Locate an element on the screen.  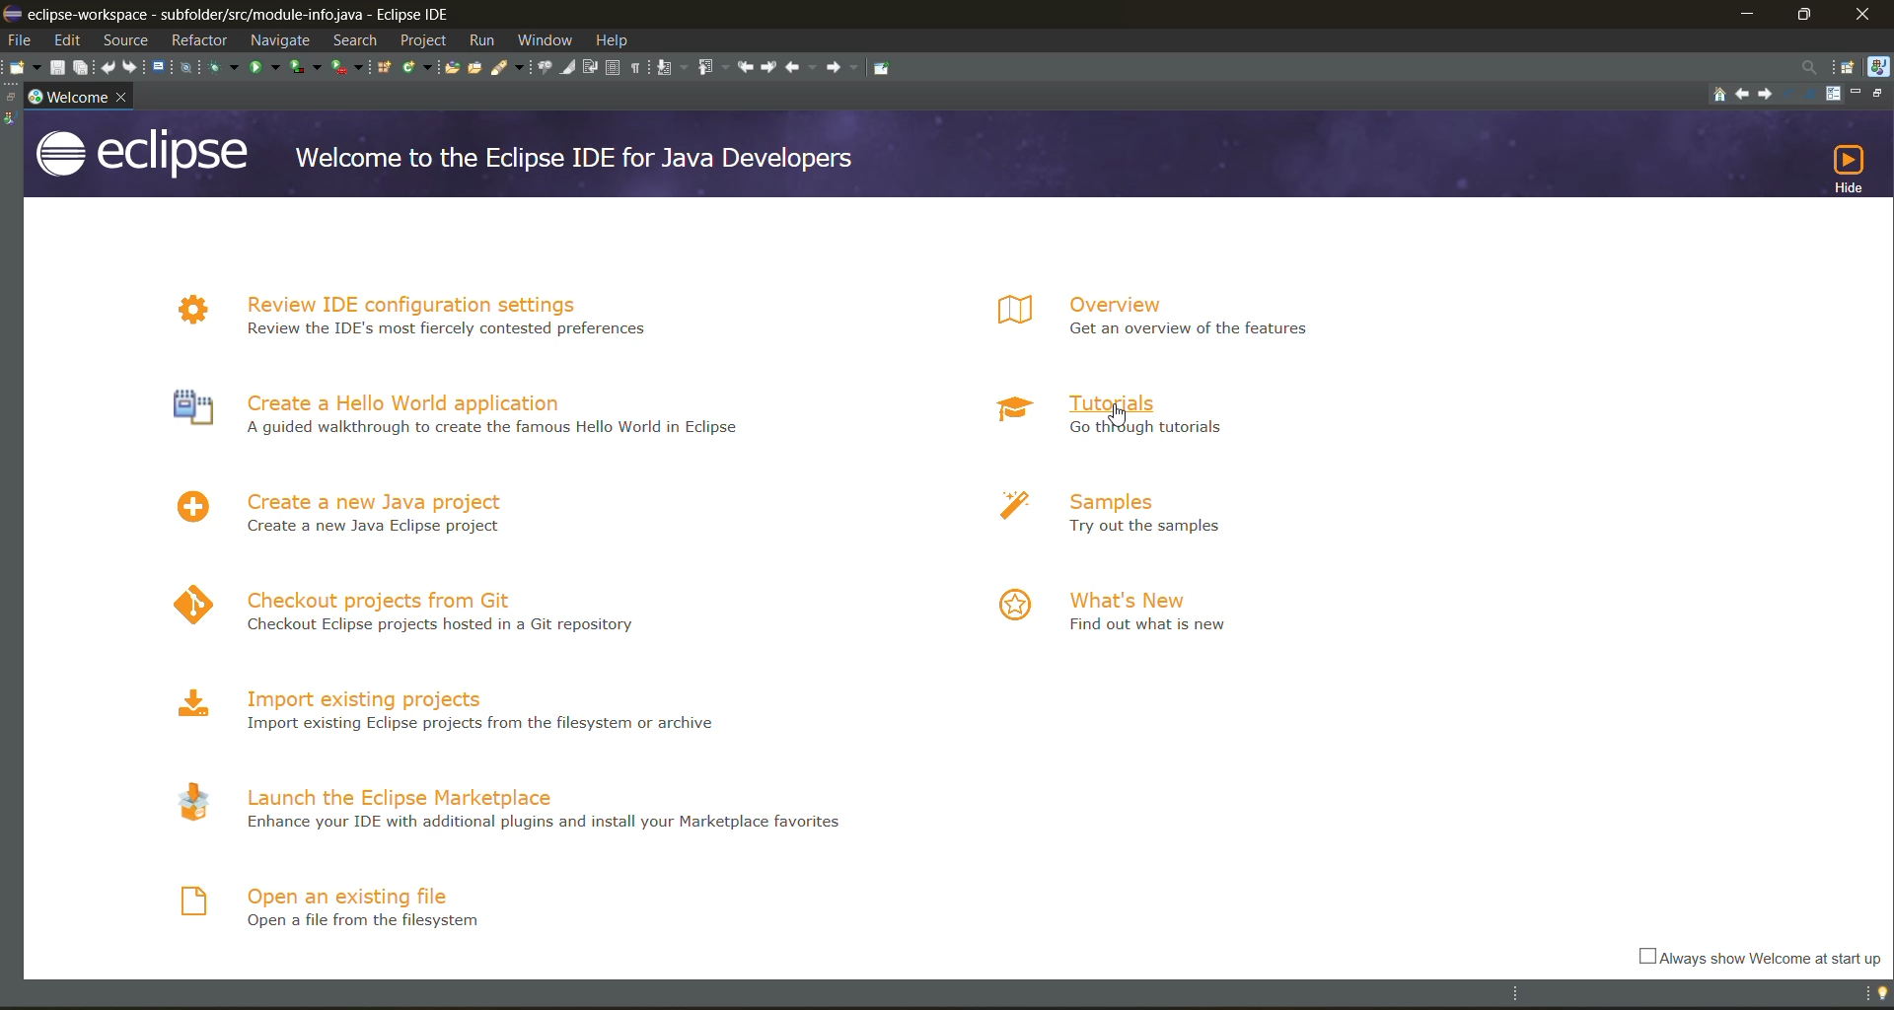
tutorials is located at coordinates (1137, 416).